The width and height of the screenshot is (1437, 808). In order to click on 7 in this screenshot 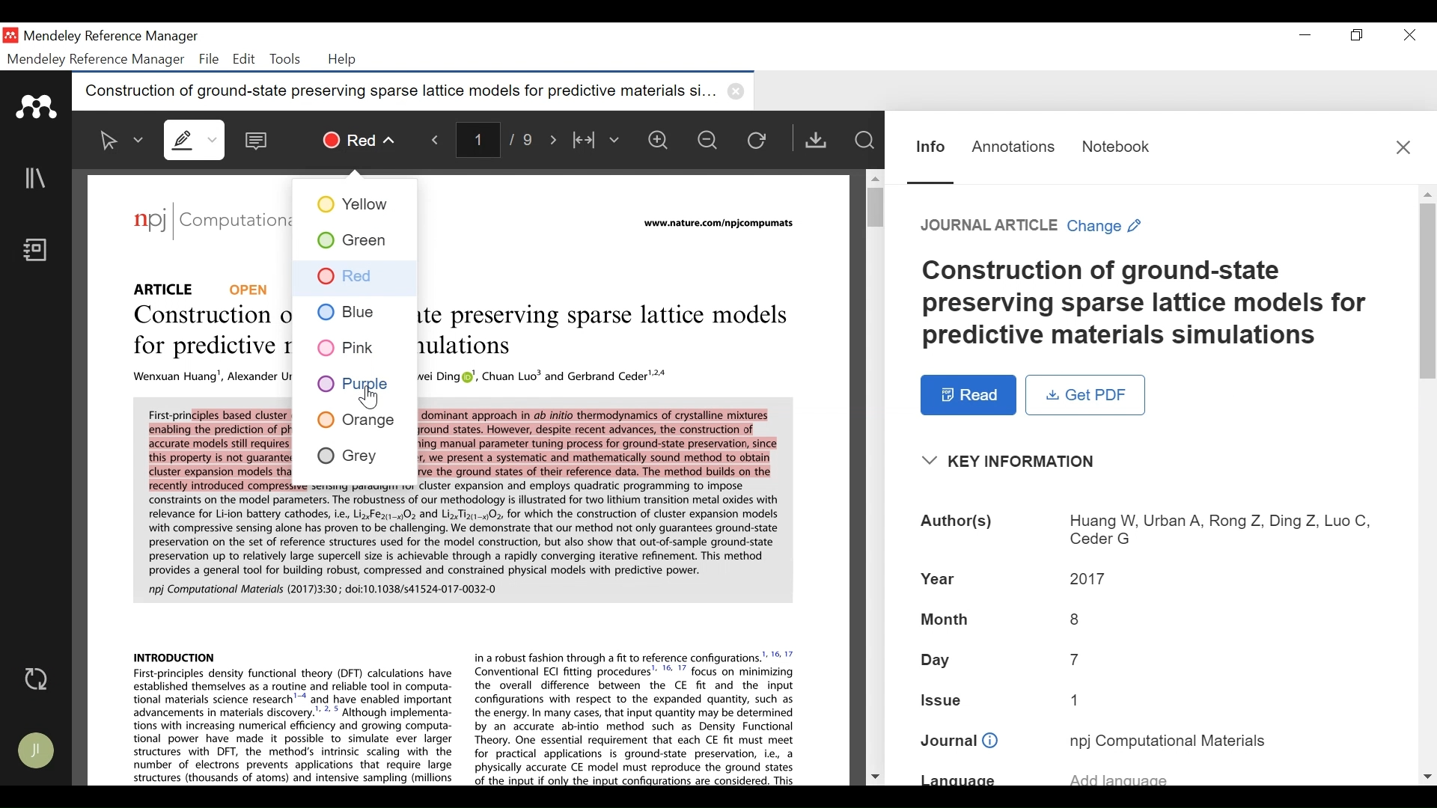, I will do `click(1081, 661)`.